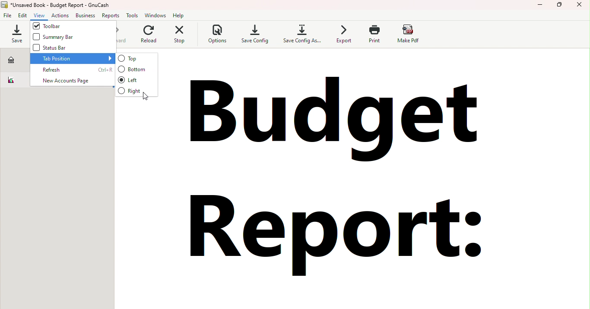 The height and width of the screenshot is (309, 590). Describe the element at coordinates (185, 37) in the screenshot. I see `Stop` at that location.